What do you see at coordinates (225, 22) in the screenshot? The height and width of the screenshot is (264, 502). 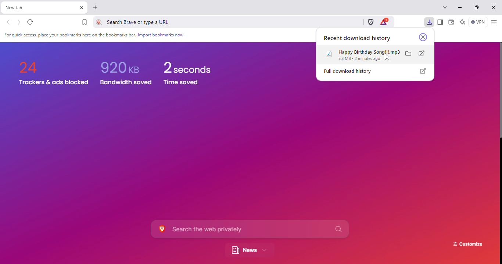 I see `search brave or type a URL` at bounding box center [225, 22].